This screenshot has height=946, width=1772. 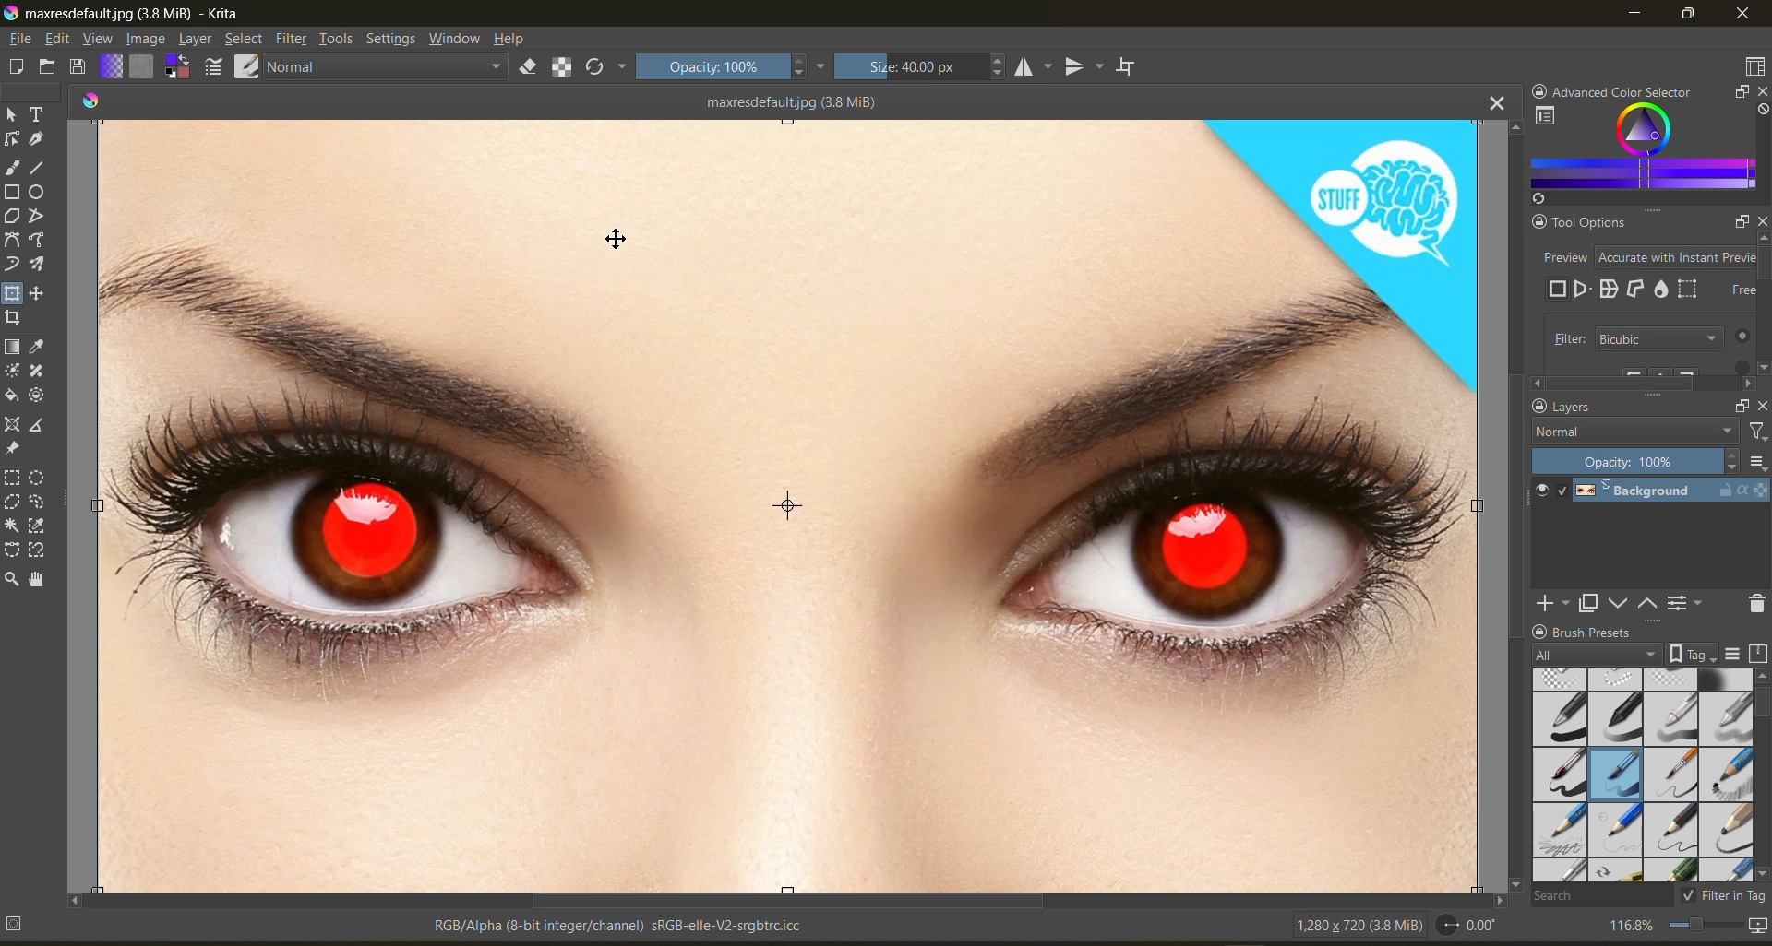 What do you see at coordinates (1637, 289) in the screenshot?
I see `cage` at bounding box center [1637, 289].